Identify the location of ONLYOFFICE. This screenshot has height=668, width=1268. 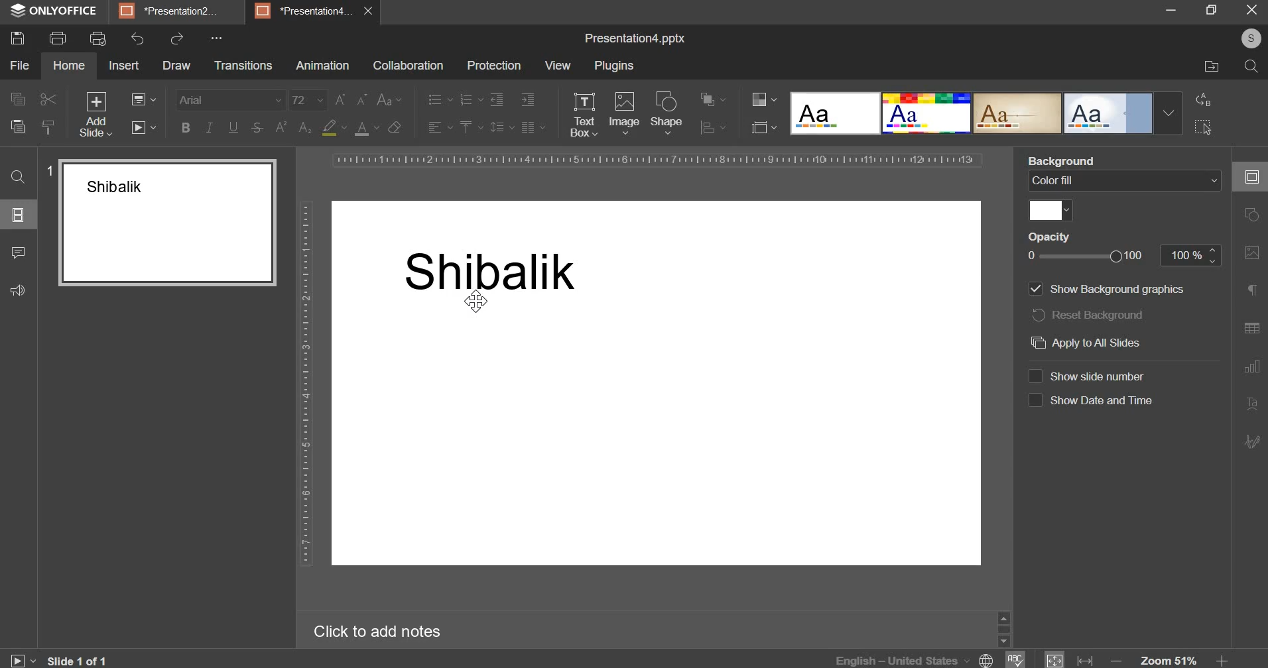
(68, 11).